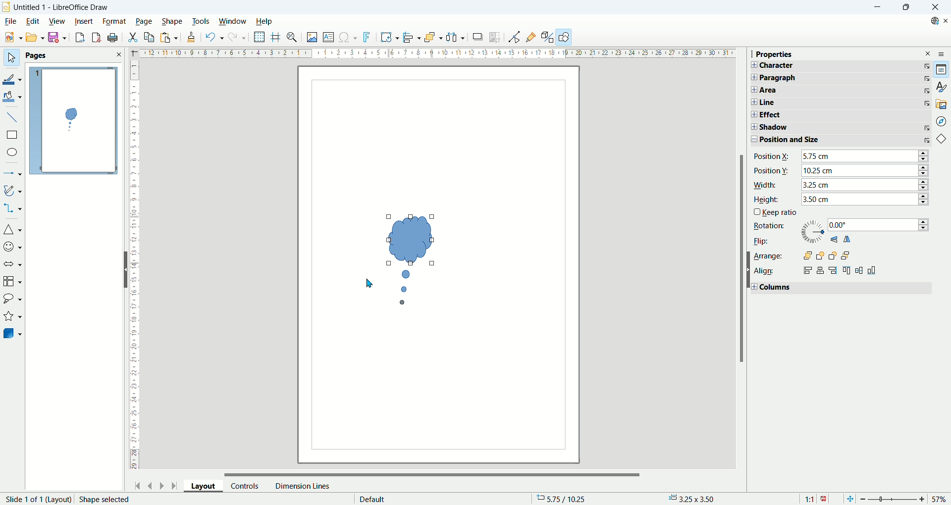 This screenshot has width=951, height=505. I want to click on Bottom, so click(872, 270).